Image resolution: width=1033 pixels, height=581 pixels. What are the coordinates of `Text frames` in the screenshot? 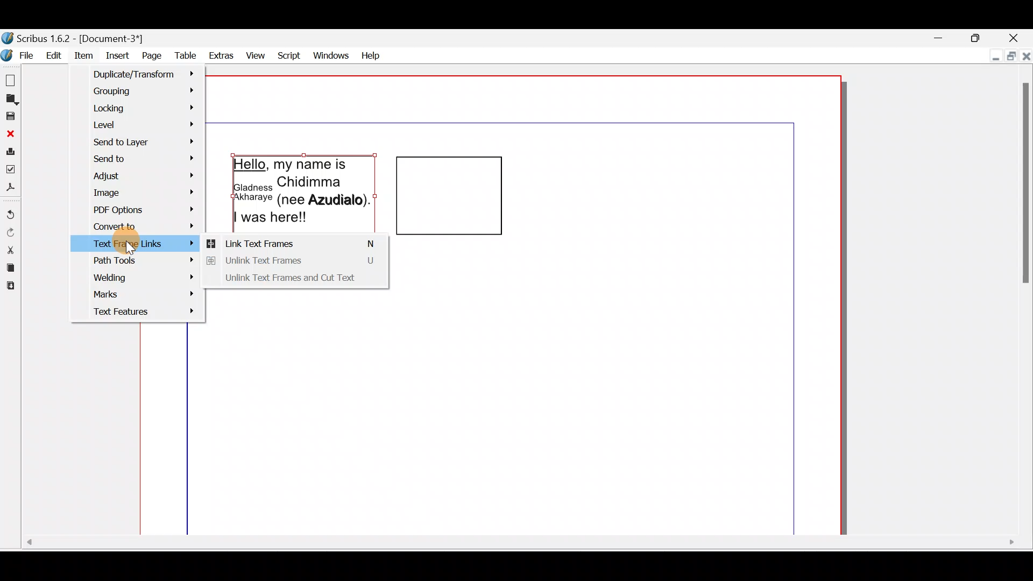 It's located at (376, 194).